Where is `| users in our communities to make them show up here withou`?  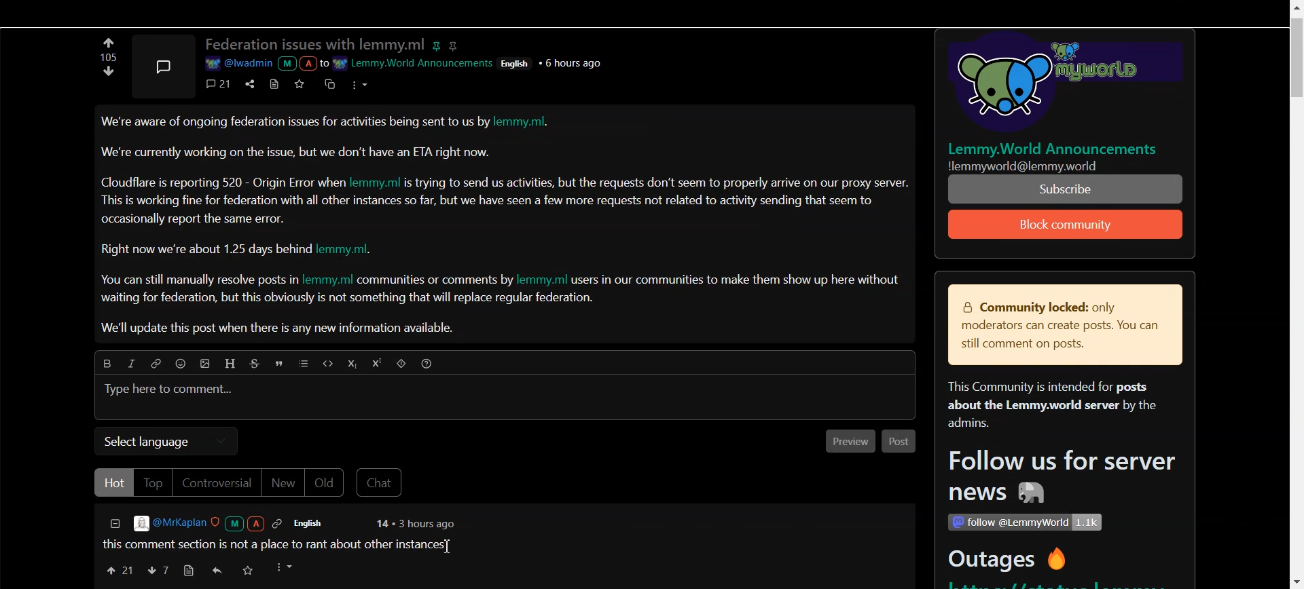 | users in our communities to make them show up here withou is located at coordinates (735, 280).